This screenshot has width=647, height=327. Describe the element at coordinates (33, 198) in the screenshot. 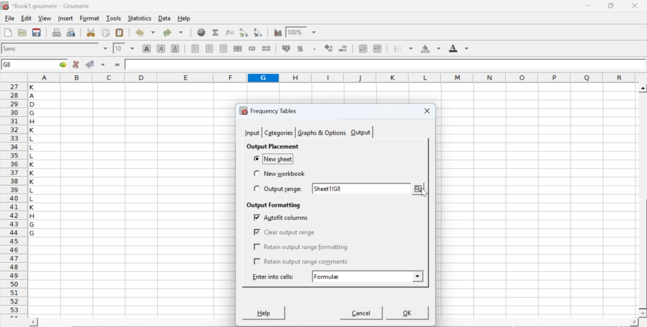

I see `alphabets` at that location.